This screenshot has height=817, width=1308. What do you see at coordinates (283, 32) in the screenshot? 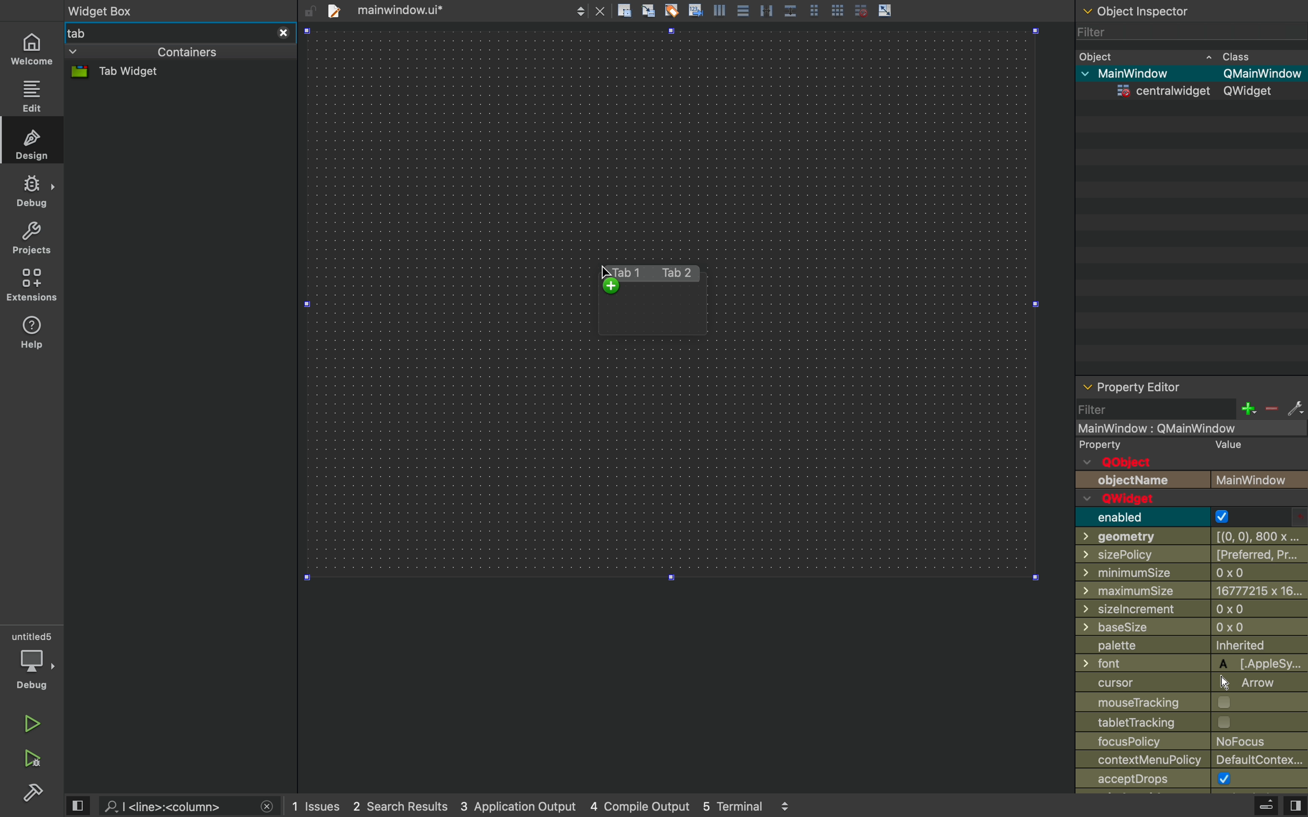
I see `close` at bounding box center [283, 32].